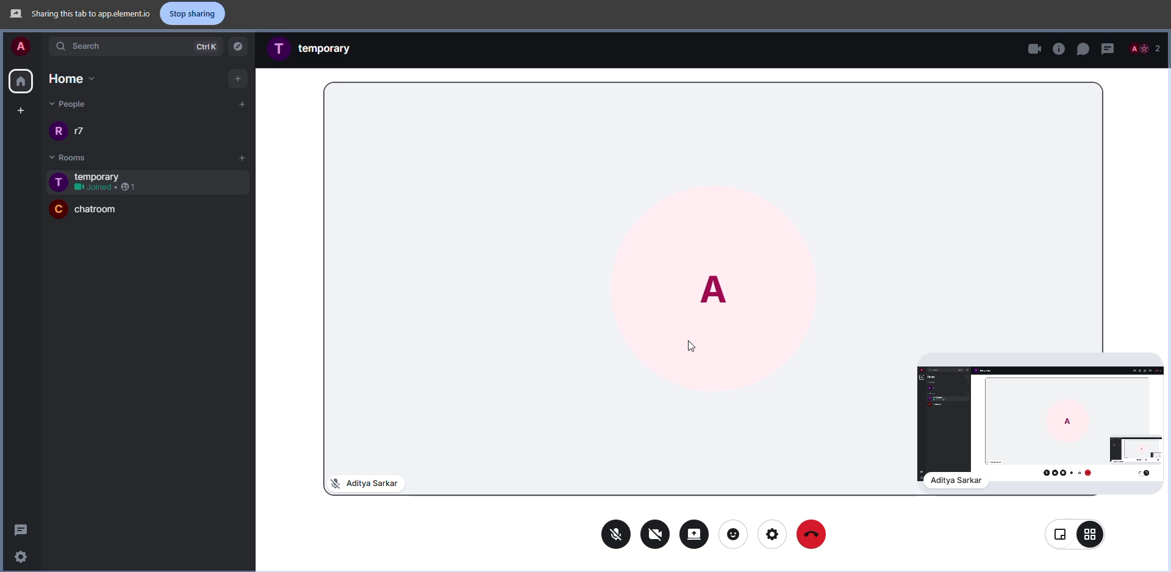  Describe the element at coordinates (715, 285) in the screenshot. I see `profile` at that location.